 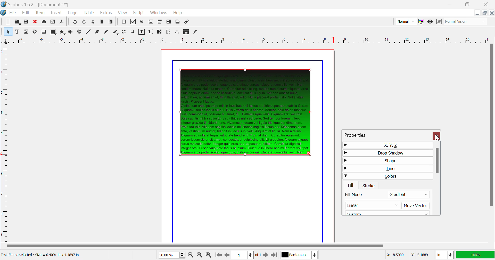 I want to click on Drop Shadow, so click(x=387, y=152).